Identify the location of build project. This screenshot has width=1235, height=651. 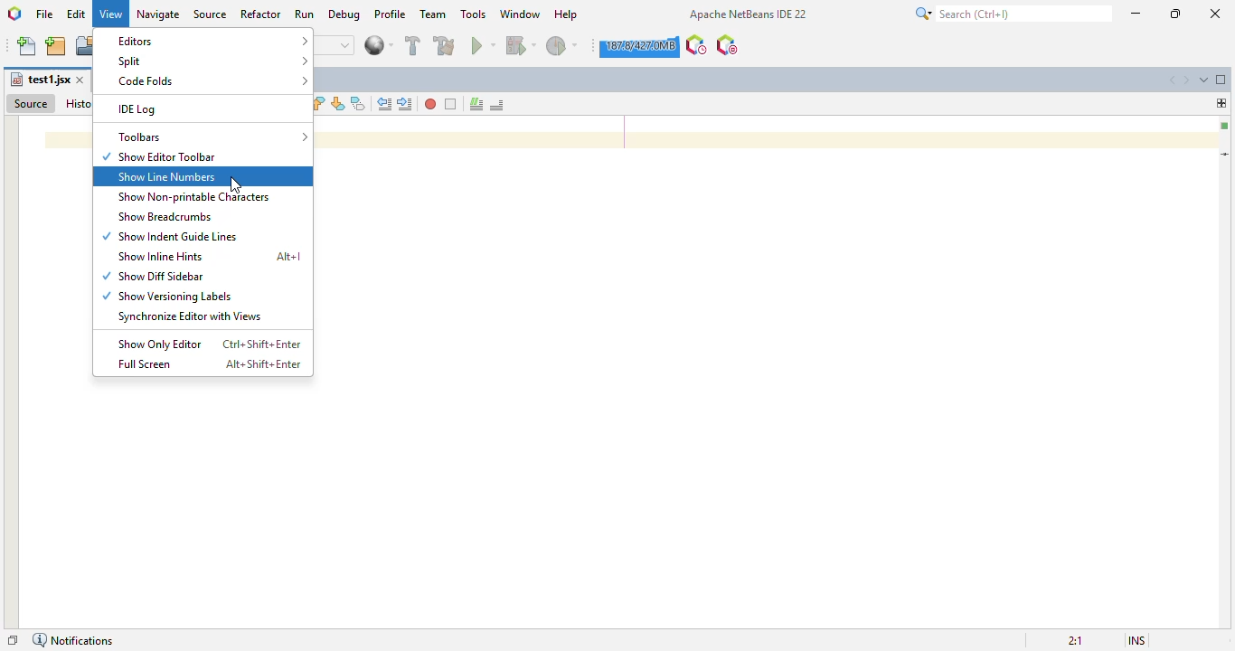
(413, 45).